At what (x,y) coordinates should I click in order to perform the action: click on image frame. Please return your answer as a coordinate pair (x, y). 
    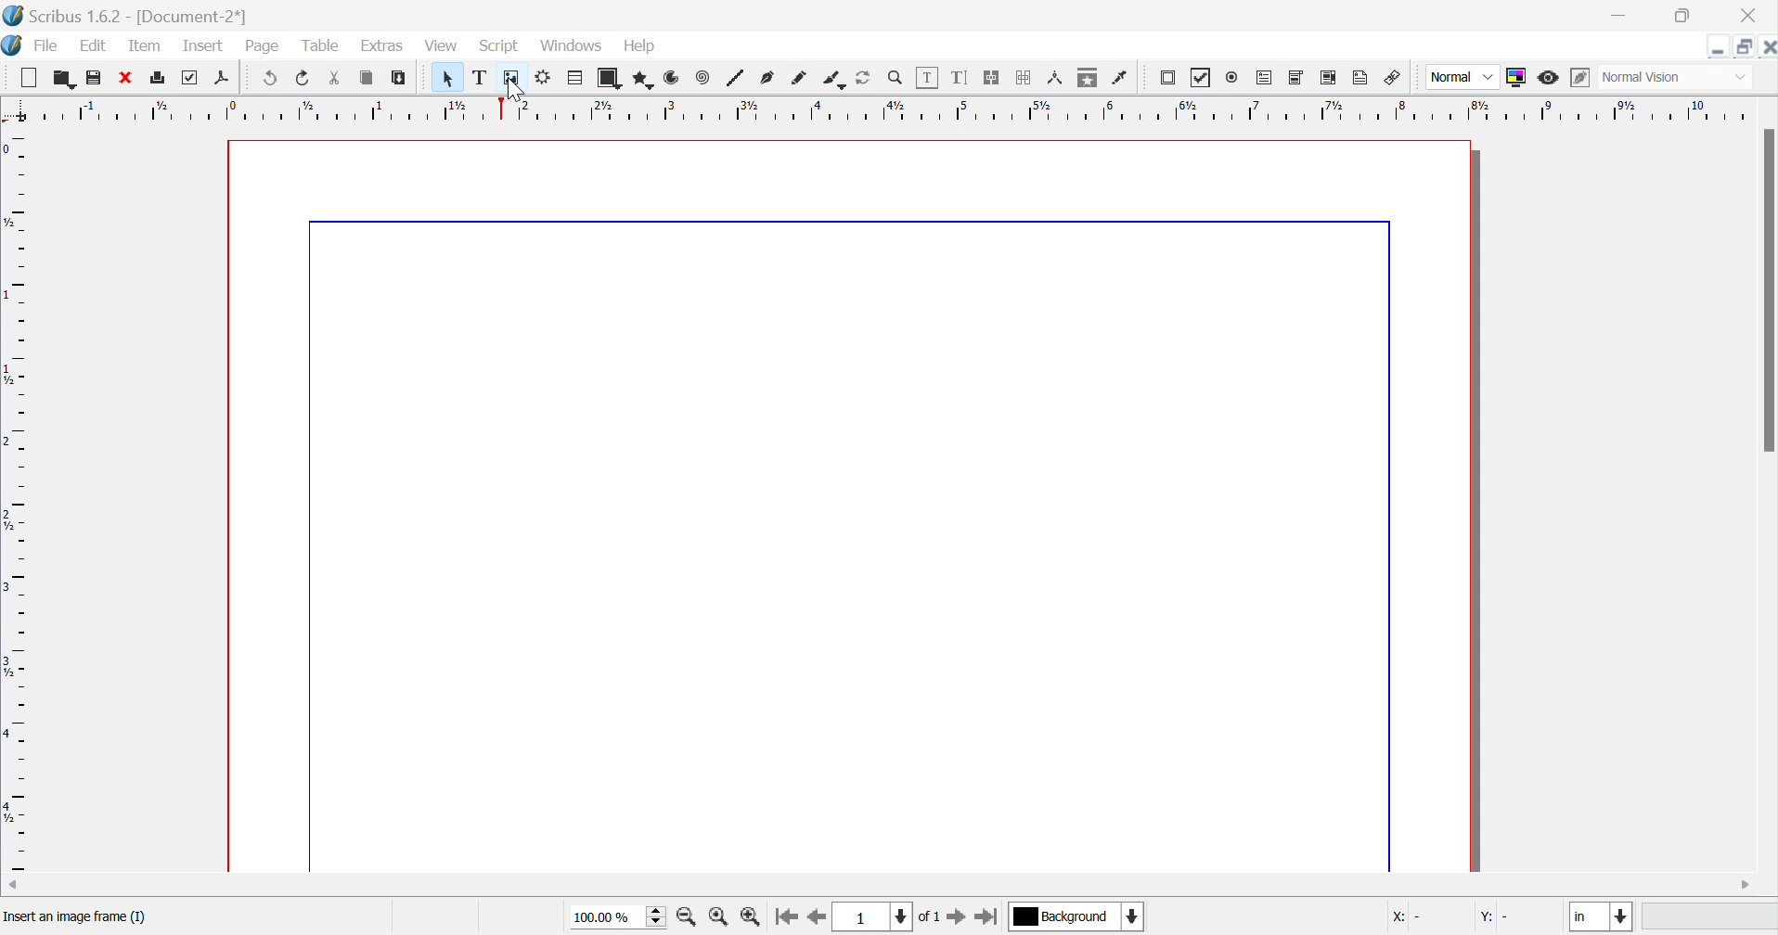
    Looking at the image, I should click on (512, 78).